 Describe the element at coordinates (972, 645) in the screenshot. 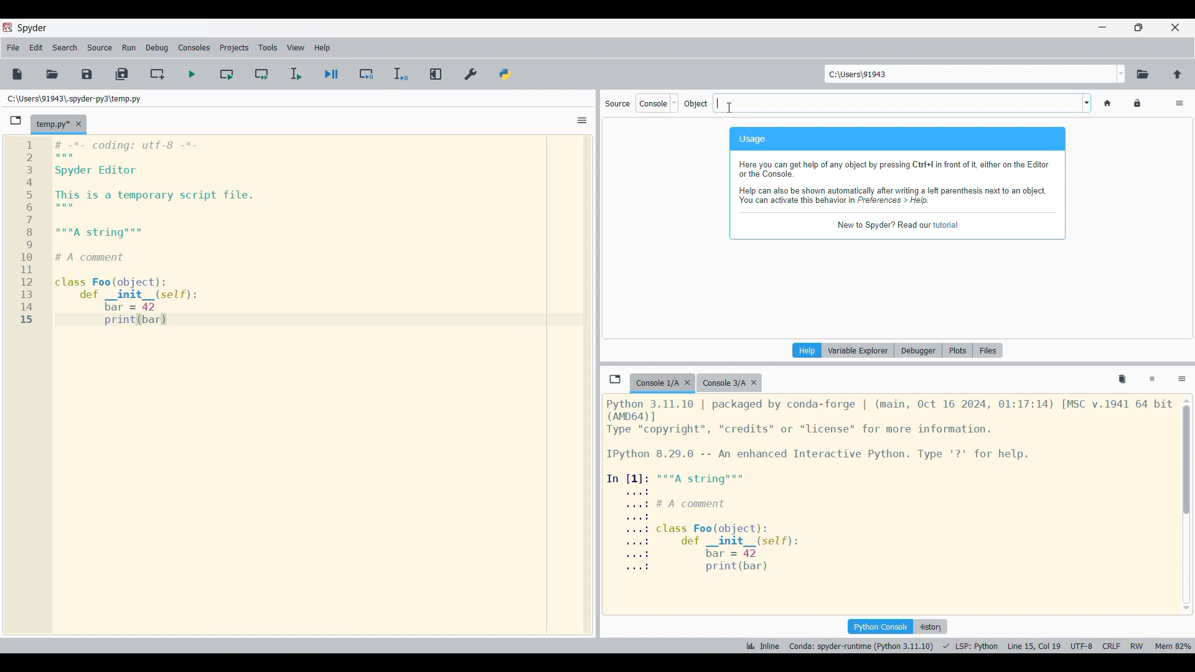

I see `LSP python` at that location.